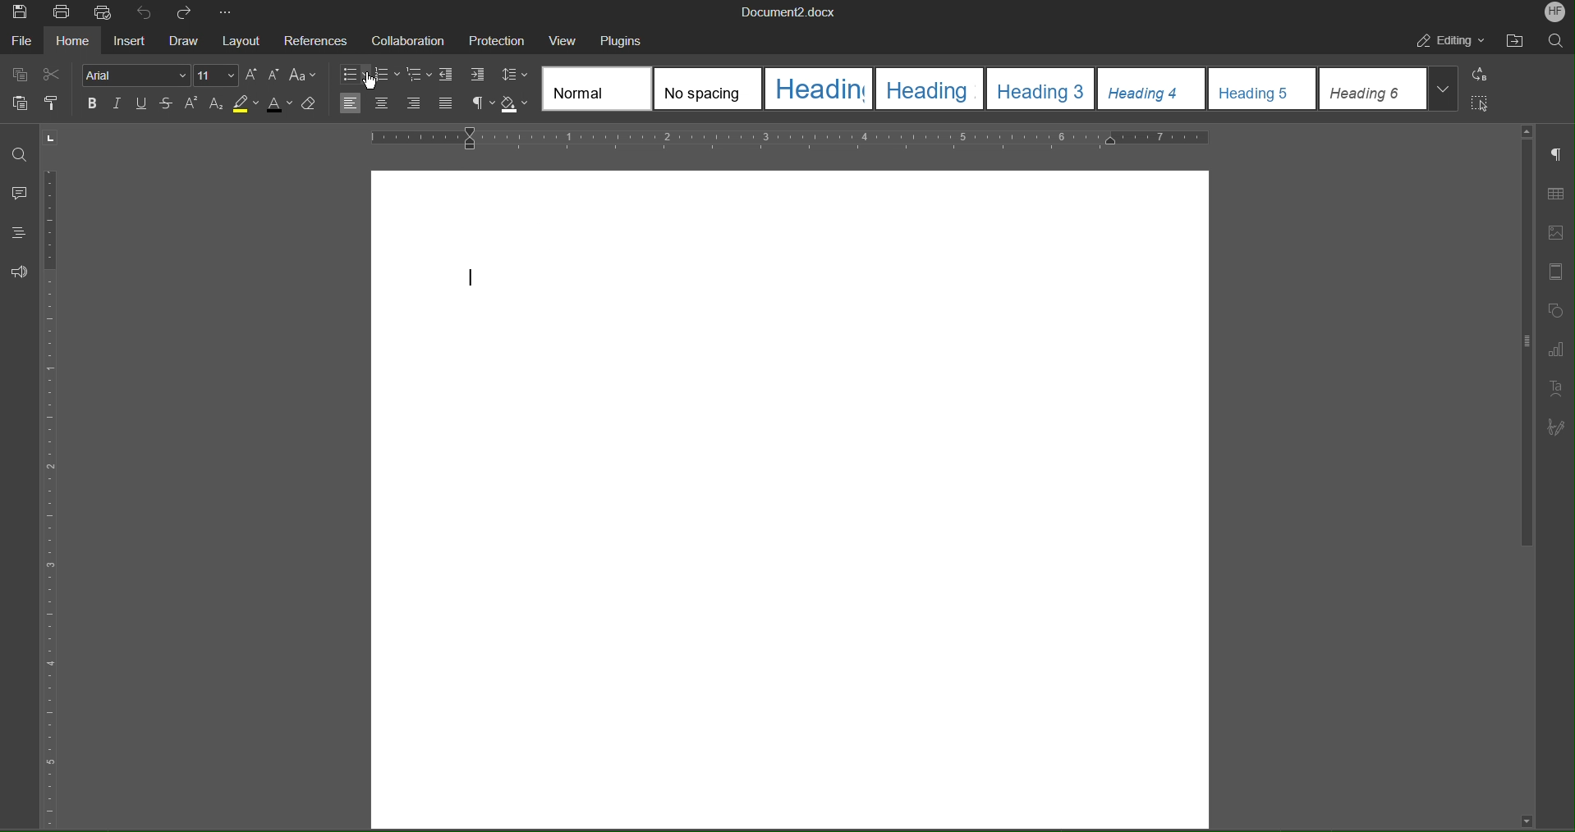 The height and width of the screenshot is (832, 1575). Describe the element at coordinates (314, 104) in the screenshot. I see `Erase Style` at that location.